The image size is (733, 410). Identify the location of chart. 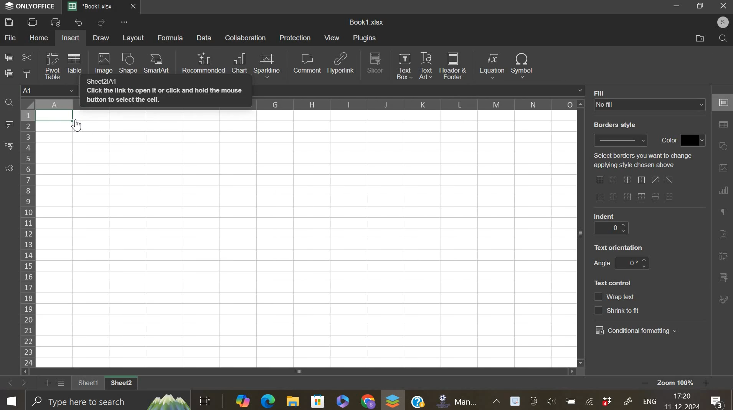
(239, 63).